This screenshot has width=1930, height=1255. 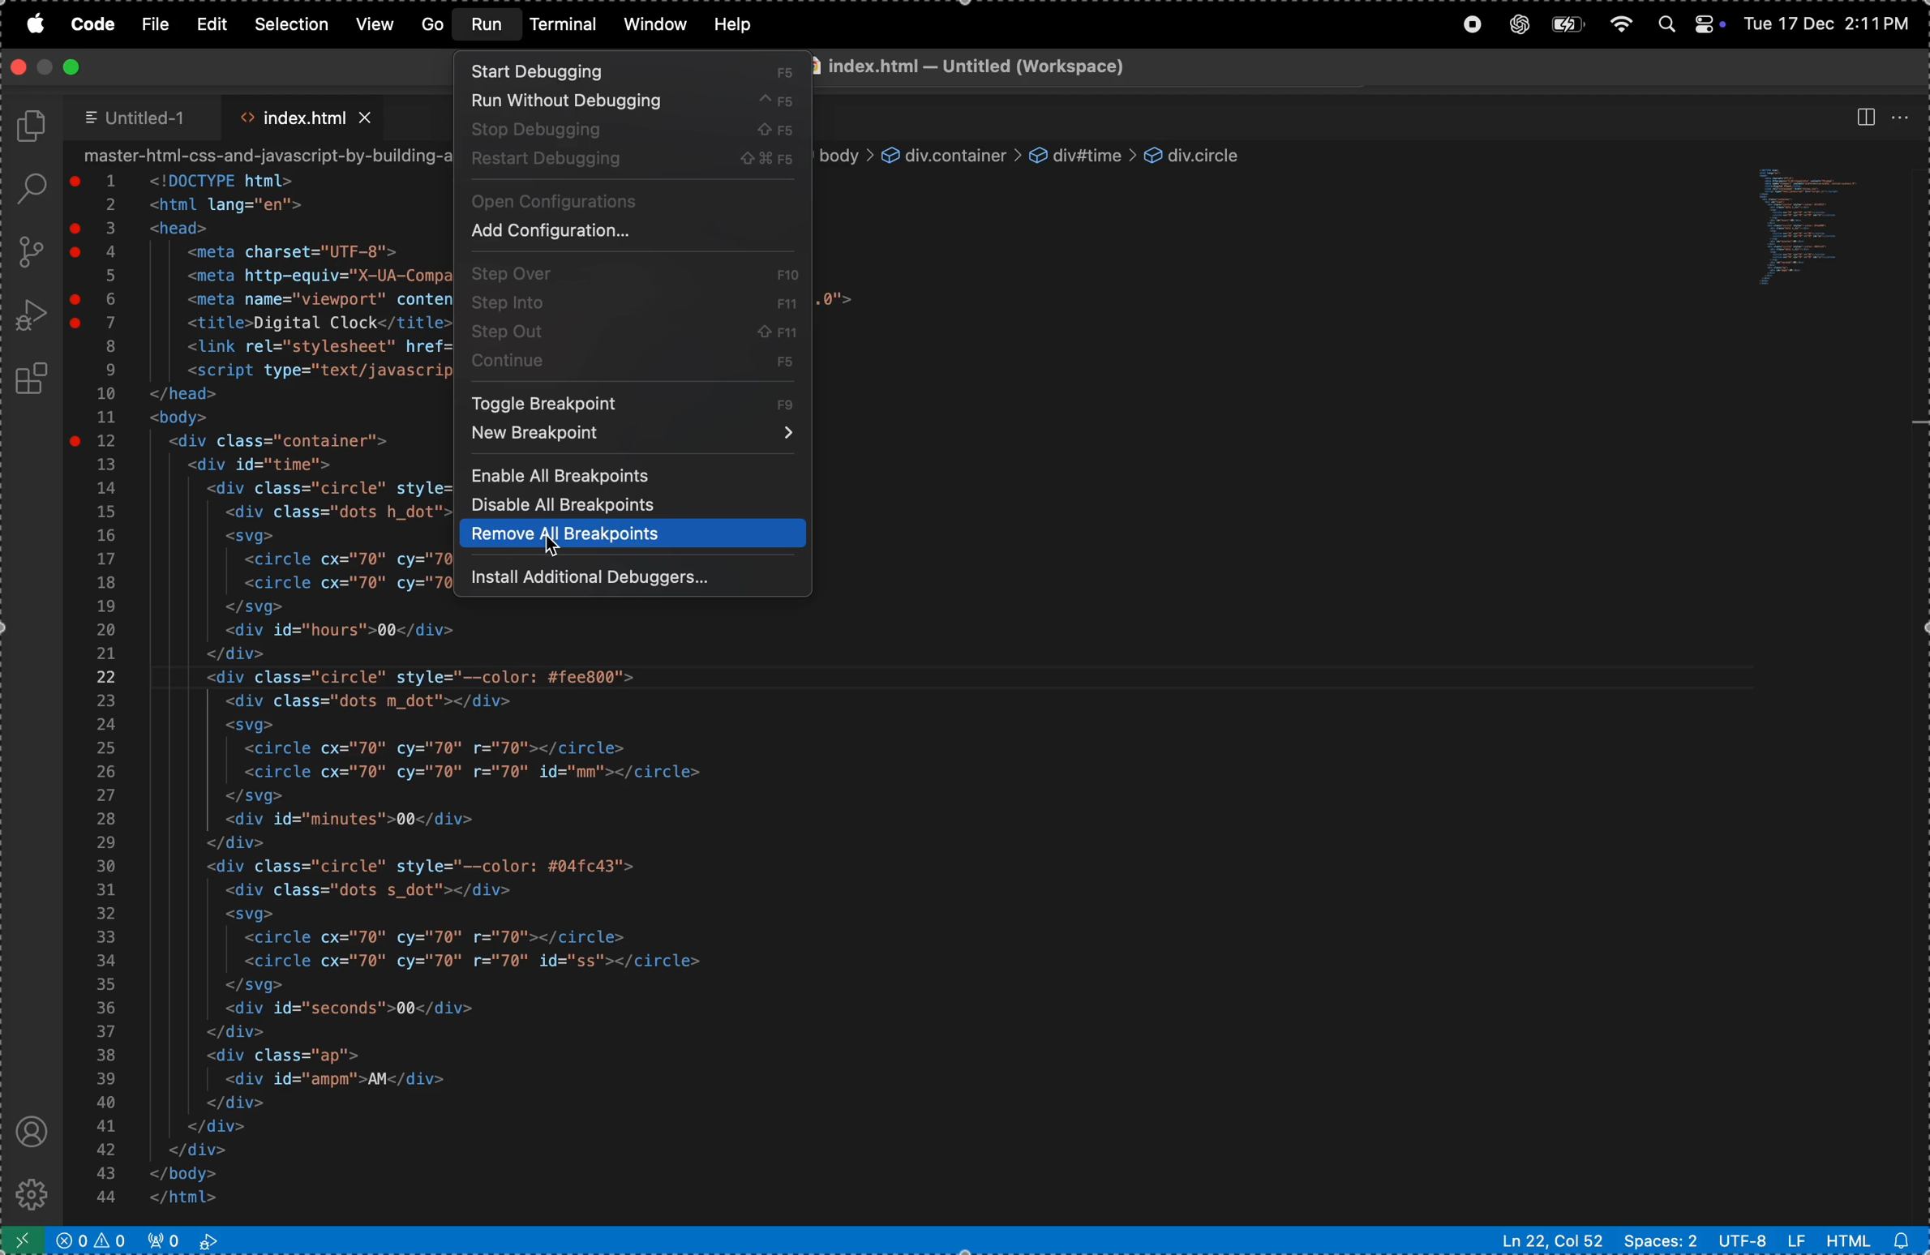 I want to click on terminal, so click(x=566, y=27).